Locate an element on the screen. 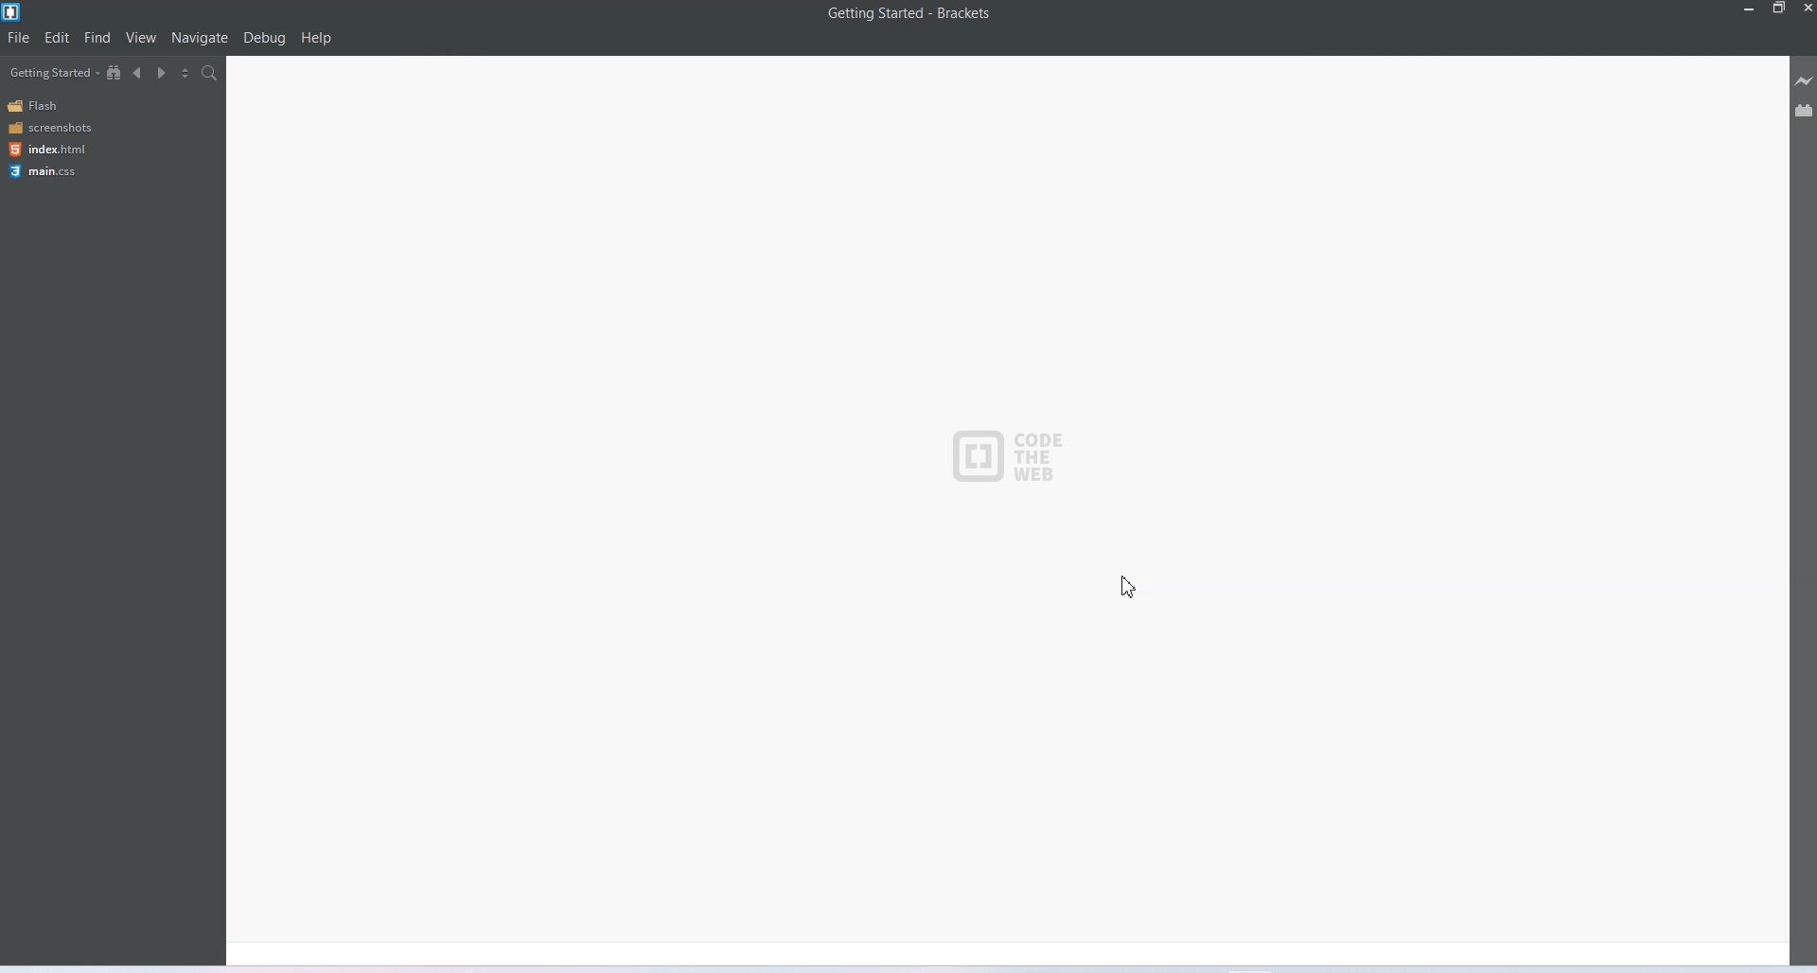 This screenshot has width=1817, height=973. Cursor is located at coordinates (1126, 589).